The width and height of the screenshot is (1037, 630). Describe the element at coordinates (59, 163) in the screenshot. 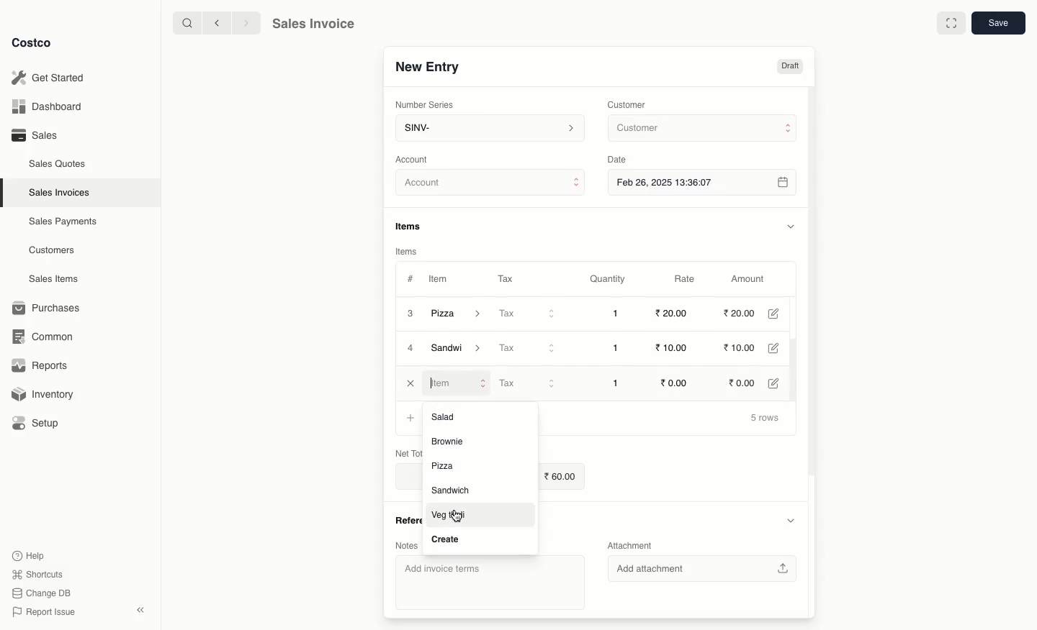

I see `Sales Quotes` at that location.